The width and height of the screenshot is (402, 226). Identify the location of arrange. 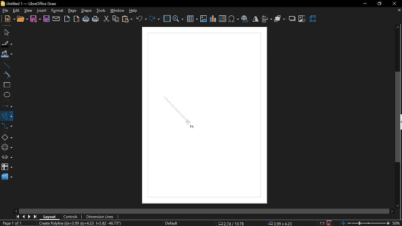
(280, 19).